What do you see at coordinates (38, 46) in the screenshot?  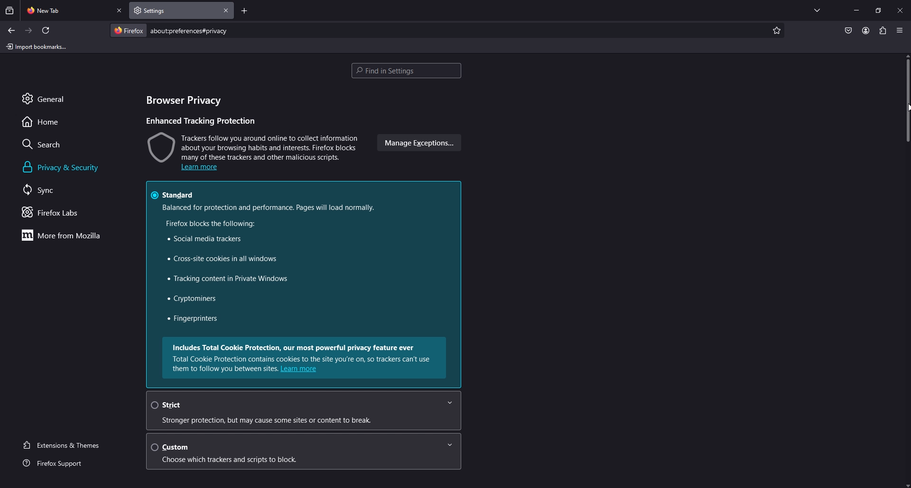 I see `import bookmarks` at bounding box center [38, 46].